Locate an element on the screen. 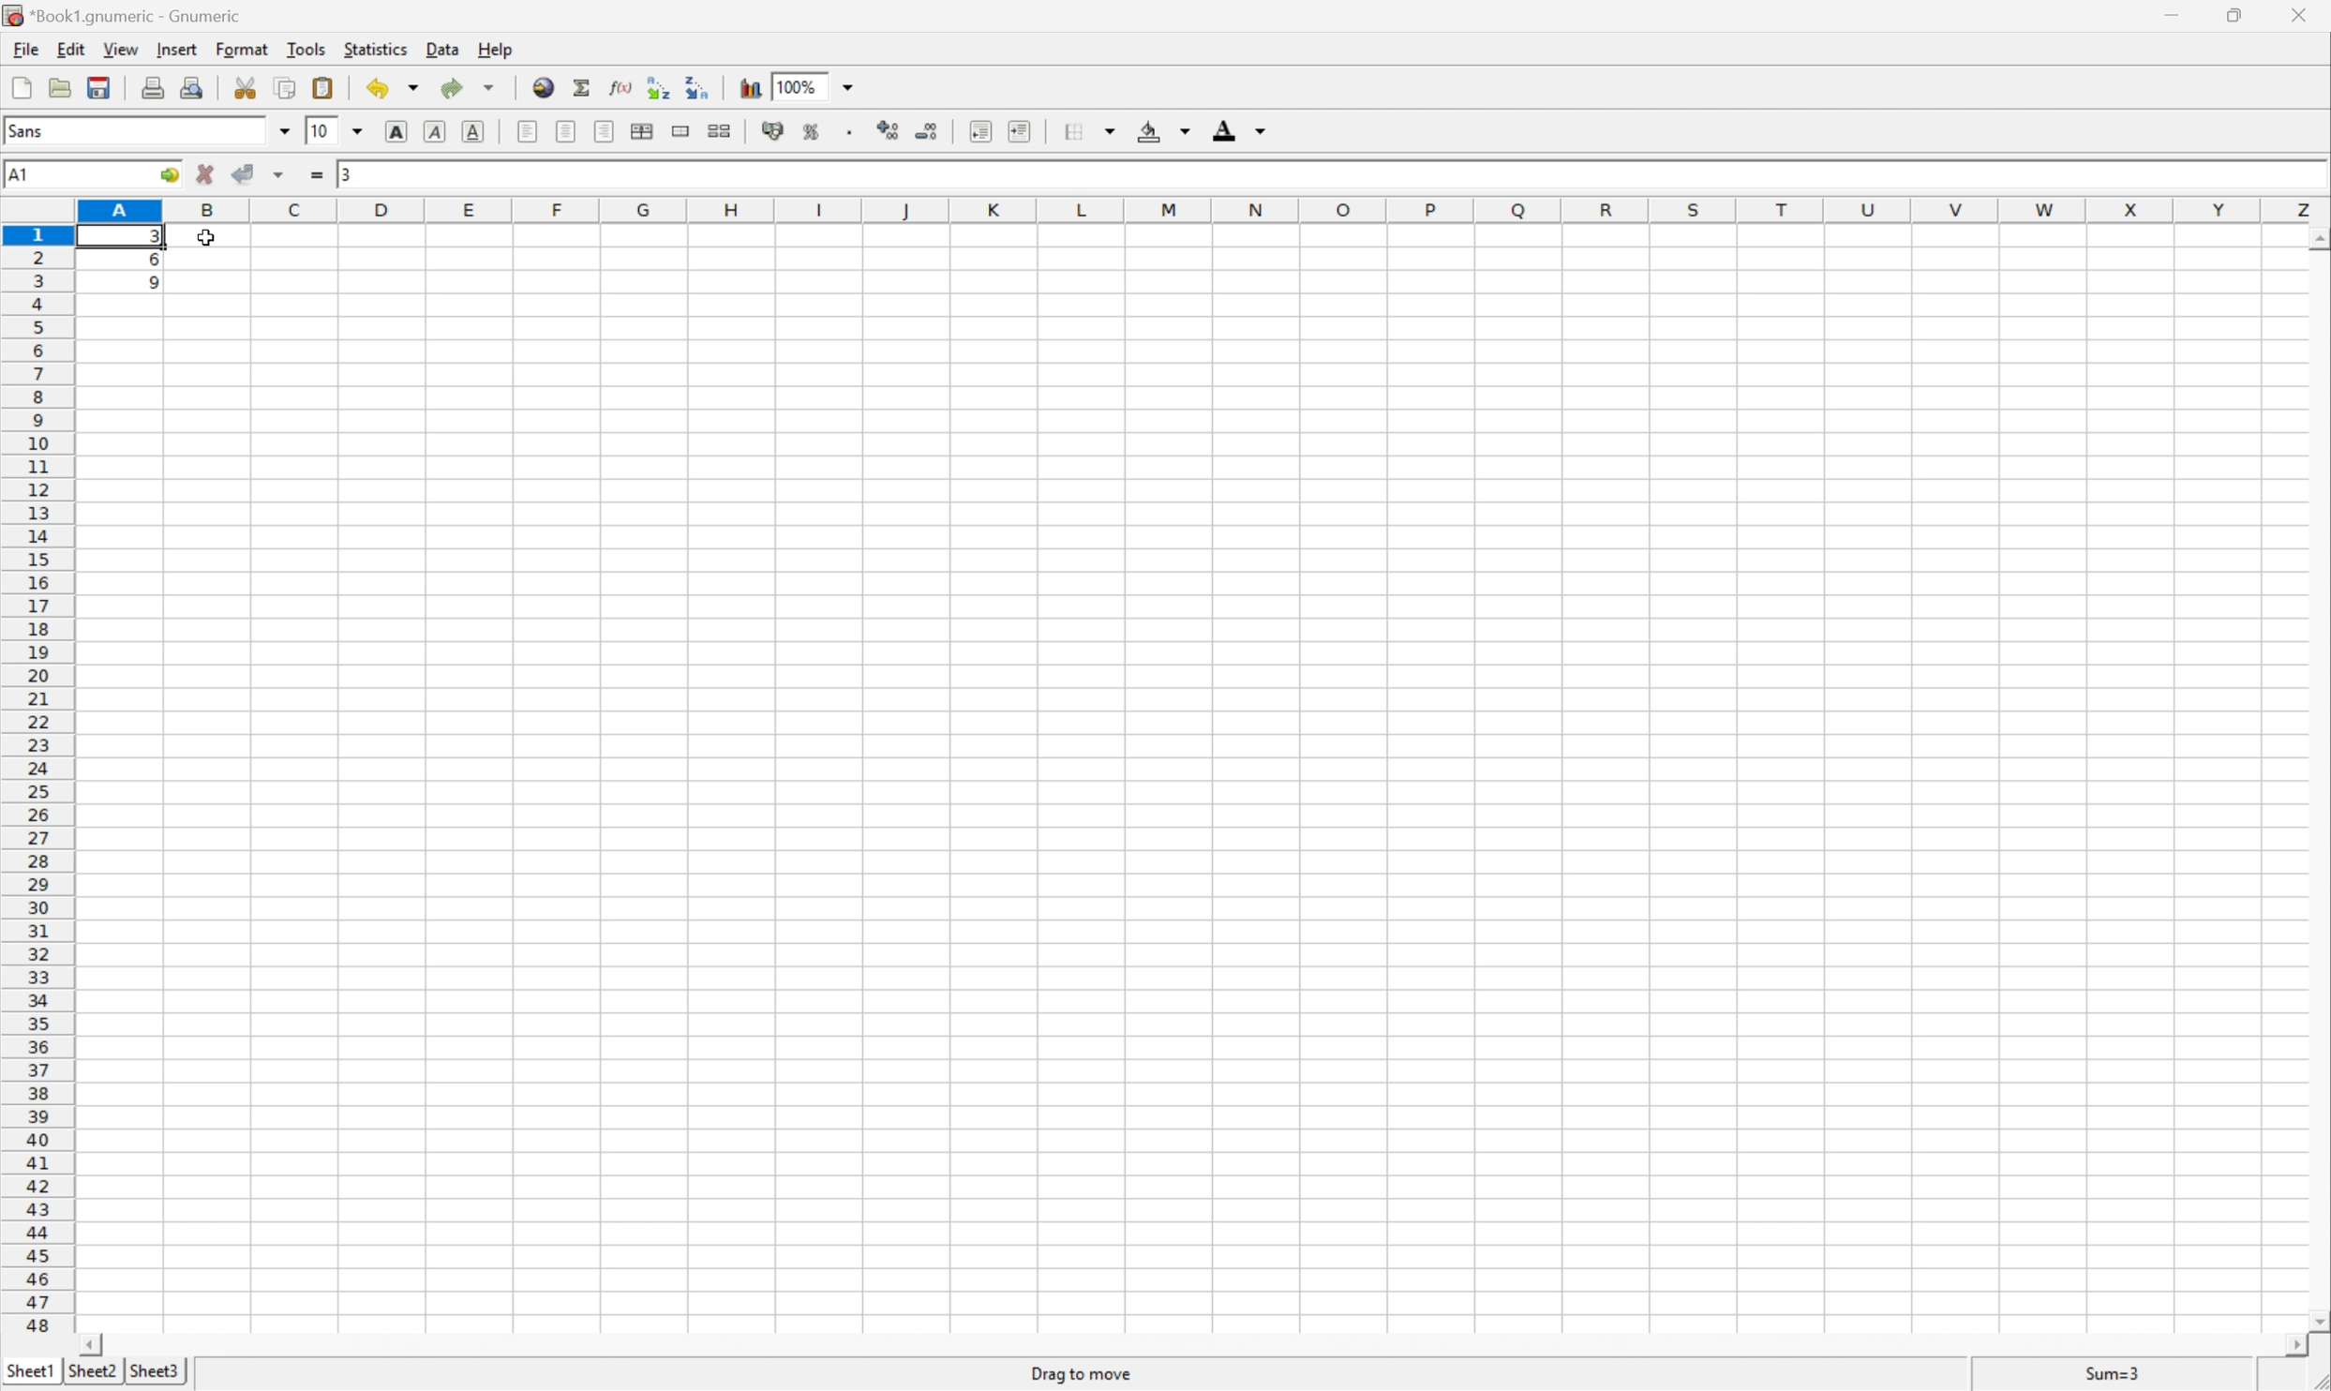 This screenshot has width=2331, height=1391. Format the selection as percentage is located at coordinates (810, 132).